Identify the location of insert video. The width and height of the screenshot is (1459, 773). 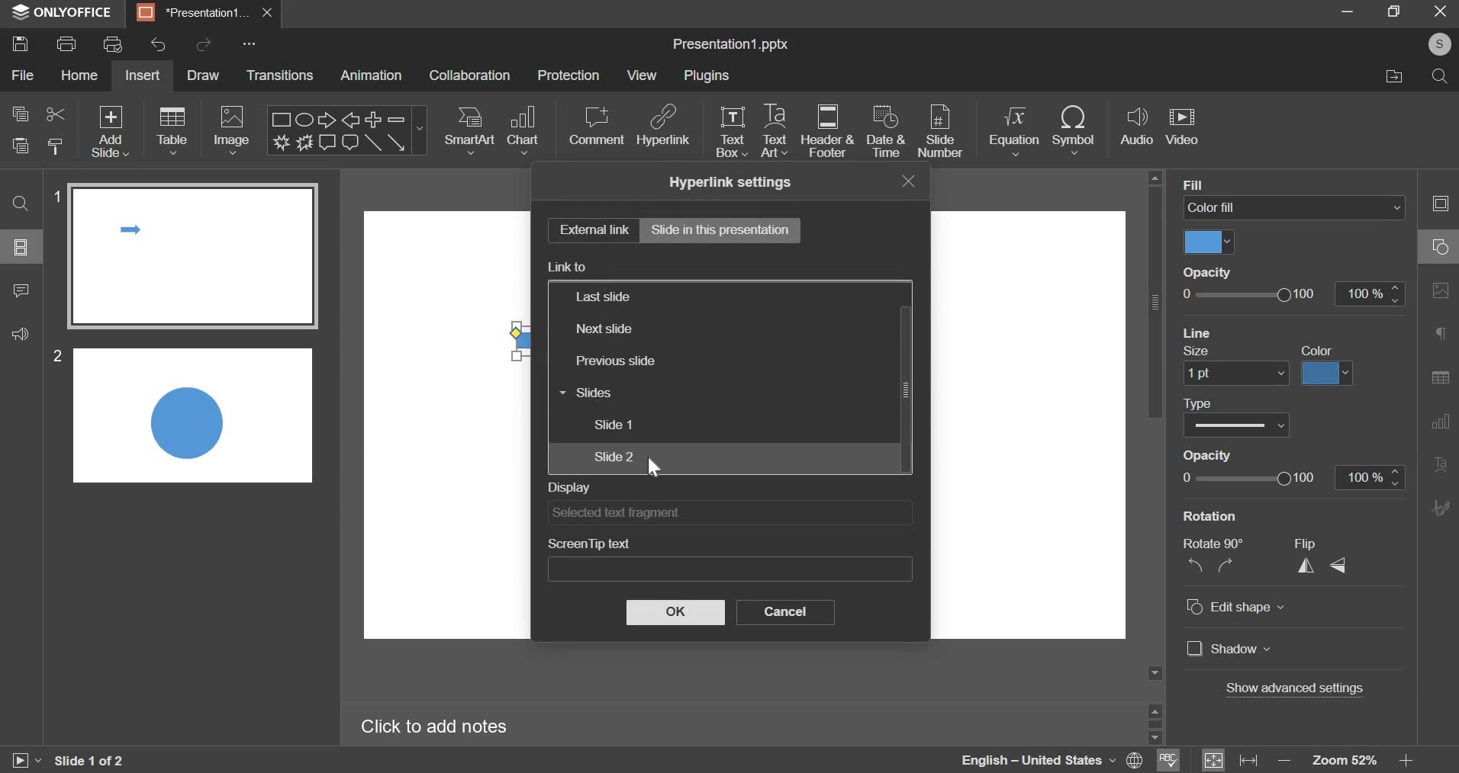
(1184, 131).